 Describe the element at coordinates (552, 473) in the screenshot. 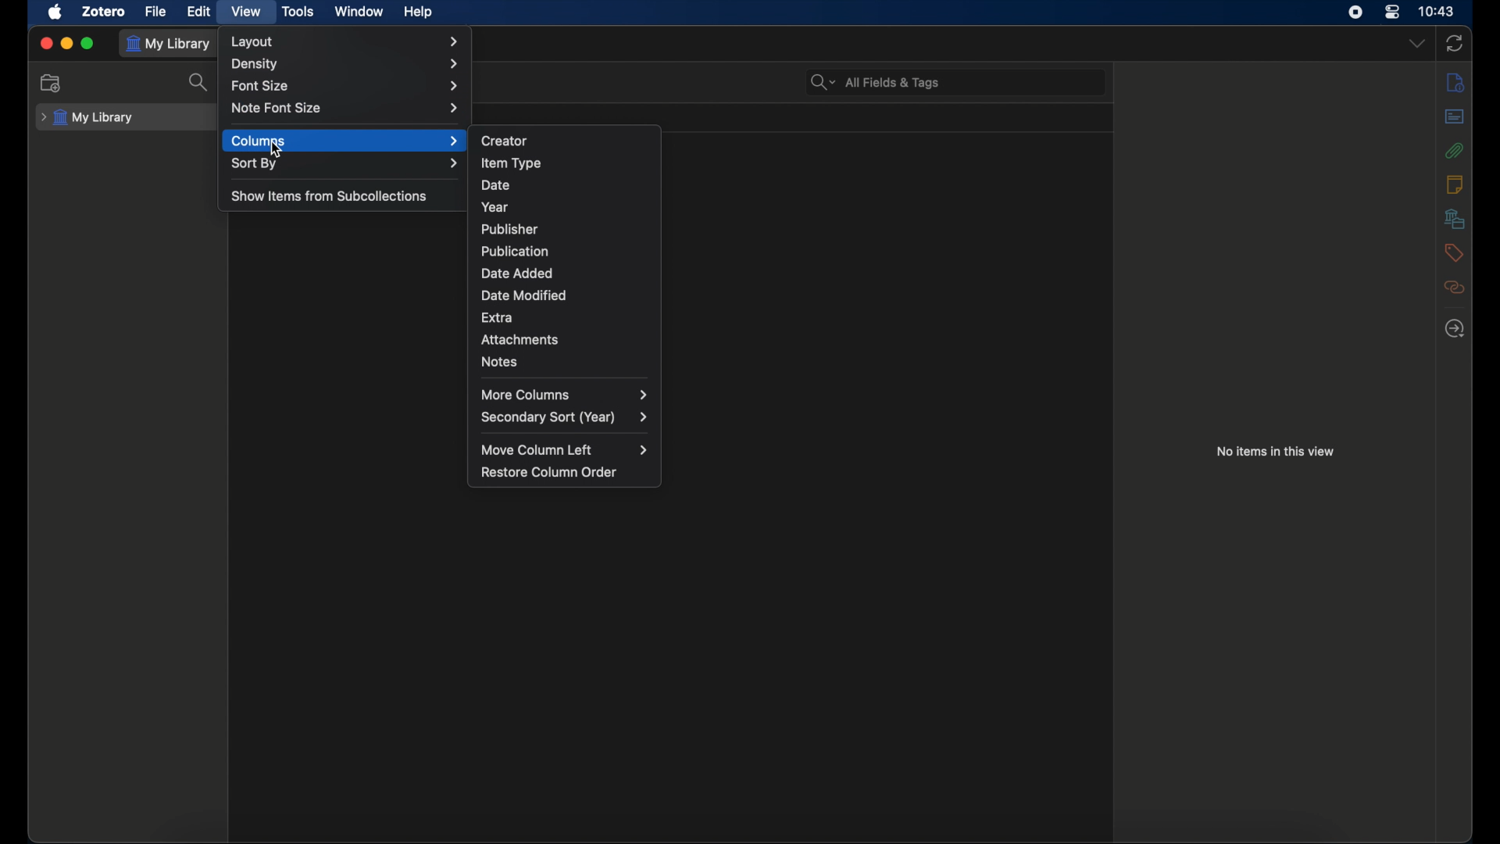

I see `restore column order` at that location.